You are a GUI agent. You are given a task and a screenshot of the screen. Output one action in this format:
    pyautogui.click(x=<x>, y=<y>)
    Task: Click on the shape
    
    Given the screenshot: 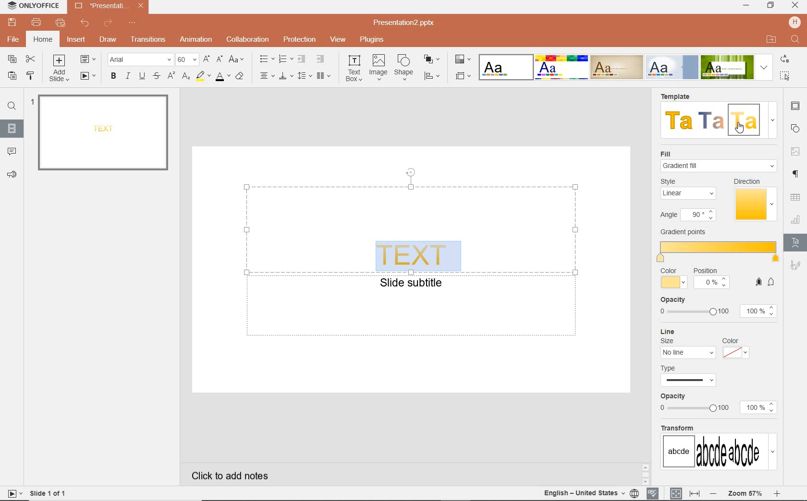 What is the action you would take?
    pyautogui.click(x=405, y=68)
    